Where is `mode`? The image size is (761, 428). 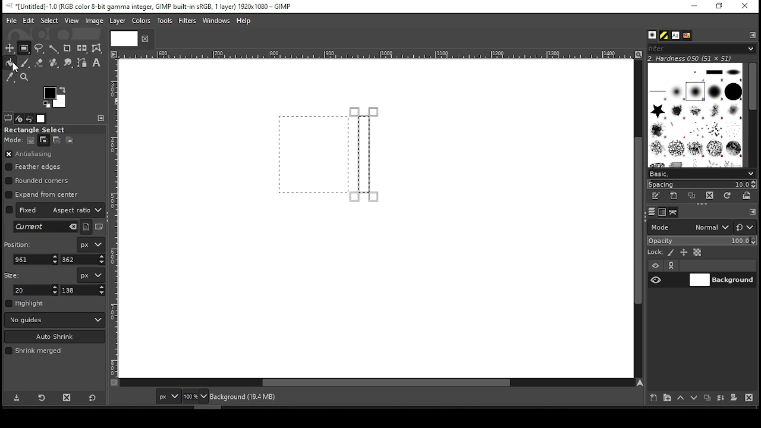
mode is located at coordinates (689, 228).